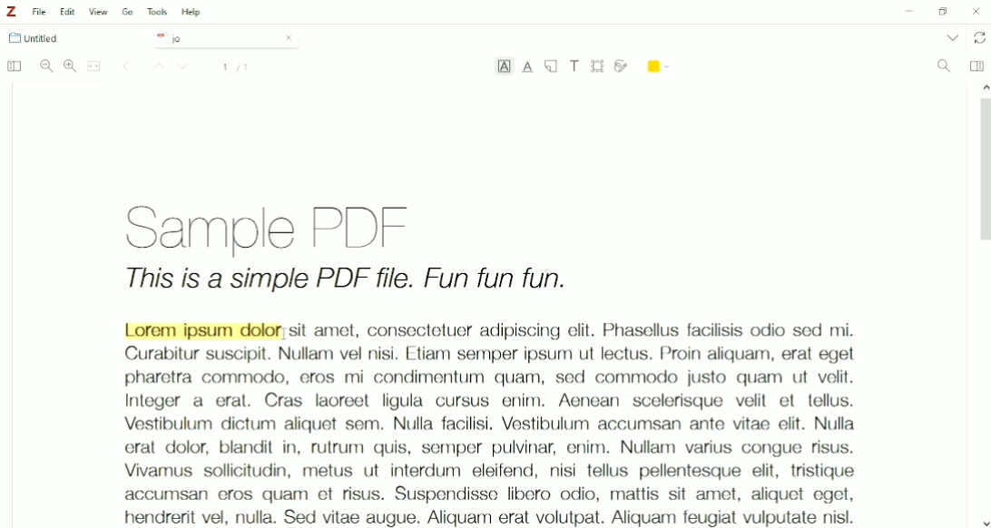  I want to click on cursor, so click(285, 334).